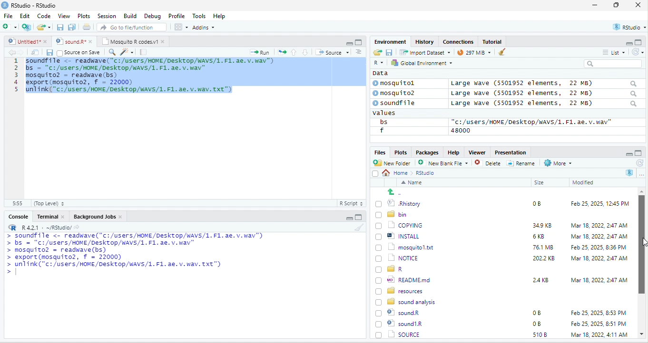 This screenshot has height=343, width=648. I want to click on search, so click(112, 51).